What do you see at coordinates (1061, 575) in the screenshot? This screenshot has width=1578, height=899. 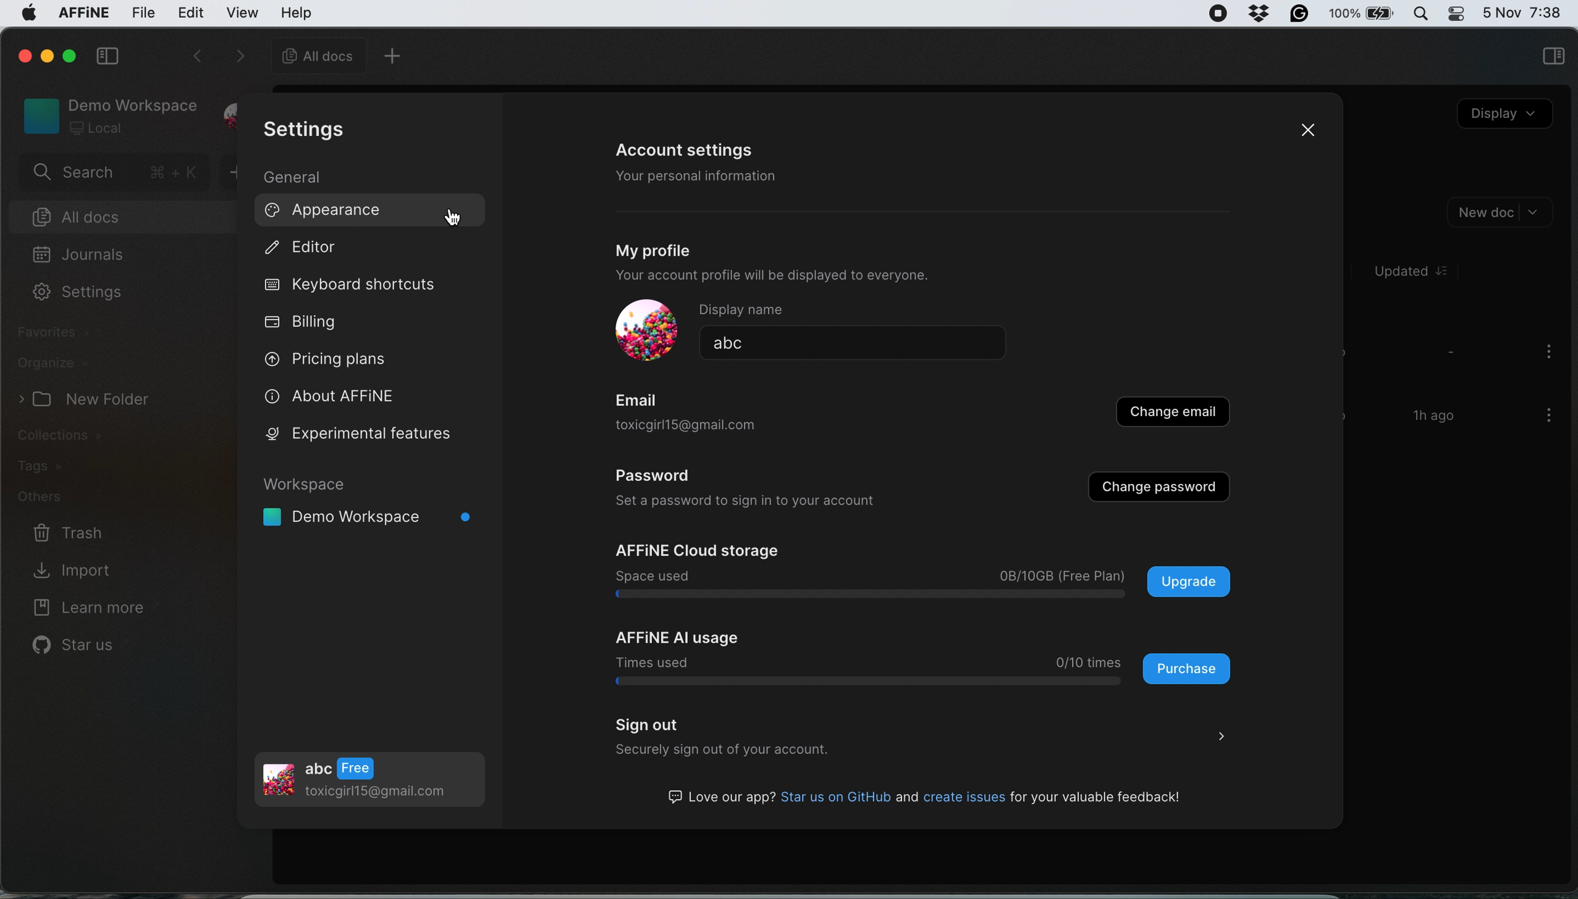 I see `0B/10GB (Free Plan)` at bounding box center [1061, 575].